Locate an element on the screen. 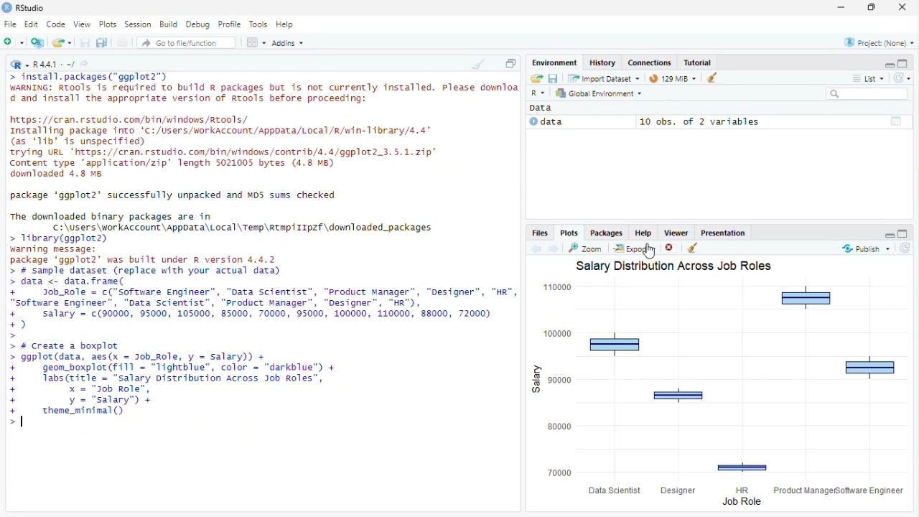 The width and height of the screenshot is (919, 517). Close is located at coordinates (905, 7).